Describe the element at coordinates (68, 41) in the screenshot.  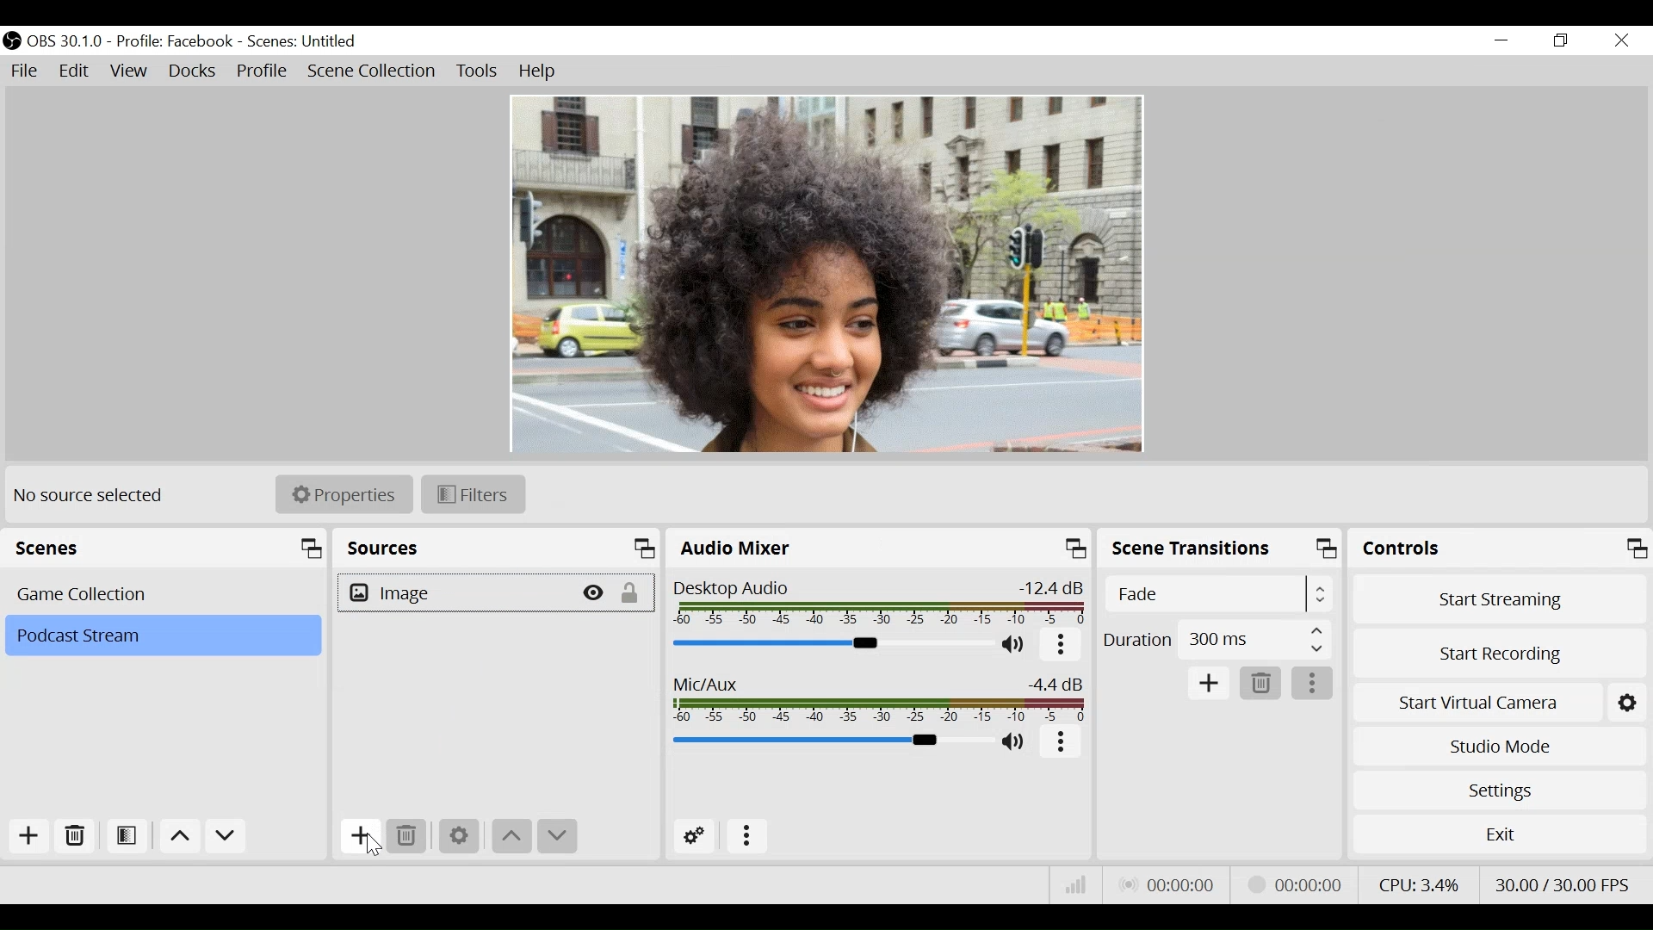
I see `OBS Version` at that location.